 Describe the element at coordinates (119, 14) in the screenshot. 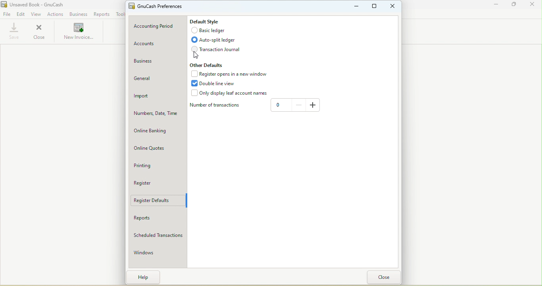

I see `Tools` at that location.